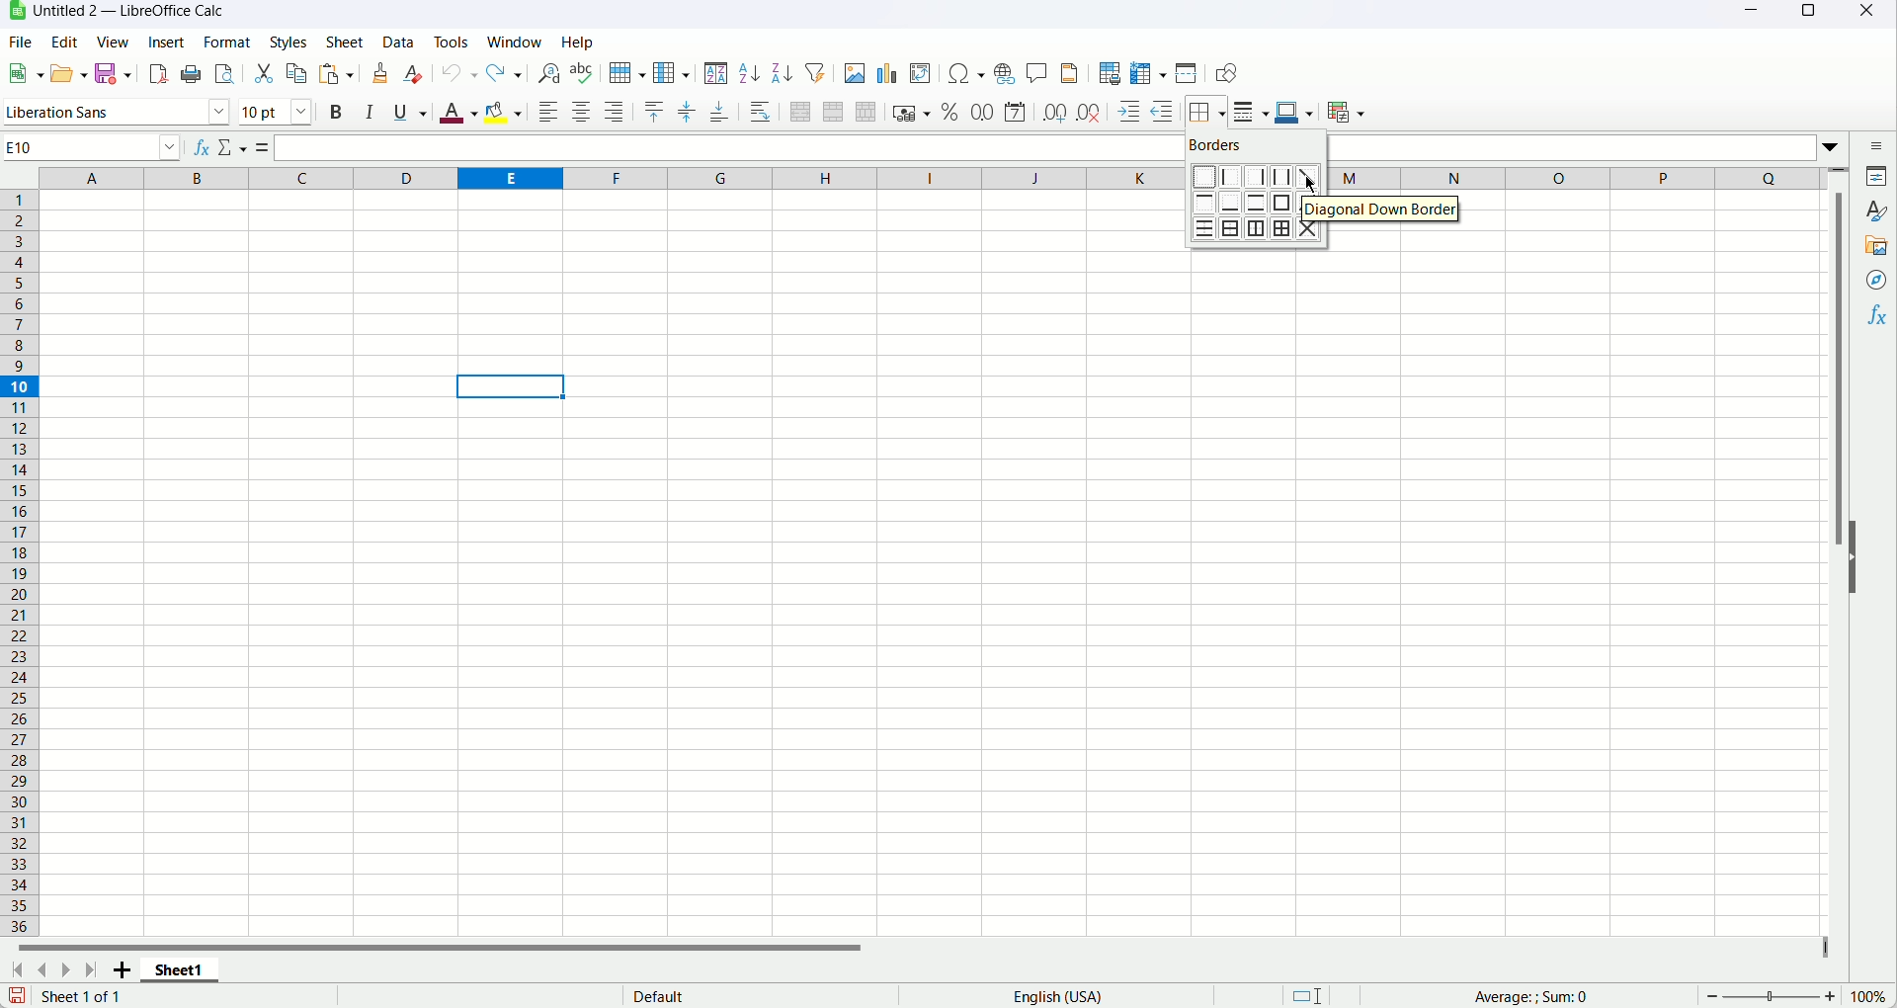 This screenshot has height=1008, width=1897. Describe the element at coordinates (1007, 74) in the screenshot. I see `Insert hyperlink` at that location.